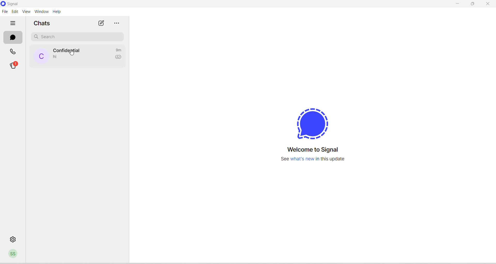 This screenshot has height=264, width=496. Describe the element at coordinates (27, 12) in the screenshot. I see `view` at that location.